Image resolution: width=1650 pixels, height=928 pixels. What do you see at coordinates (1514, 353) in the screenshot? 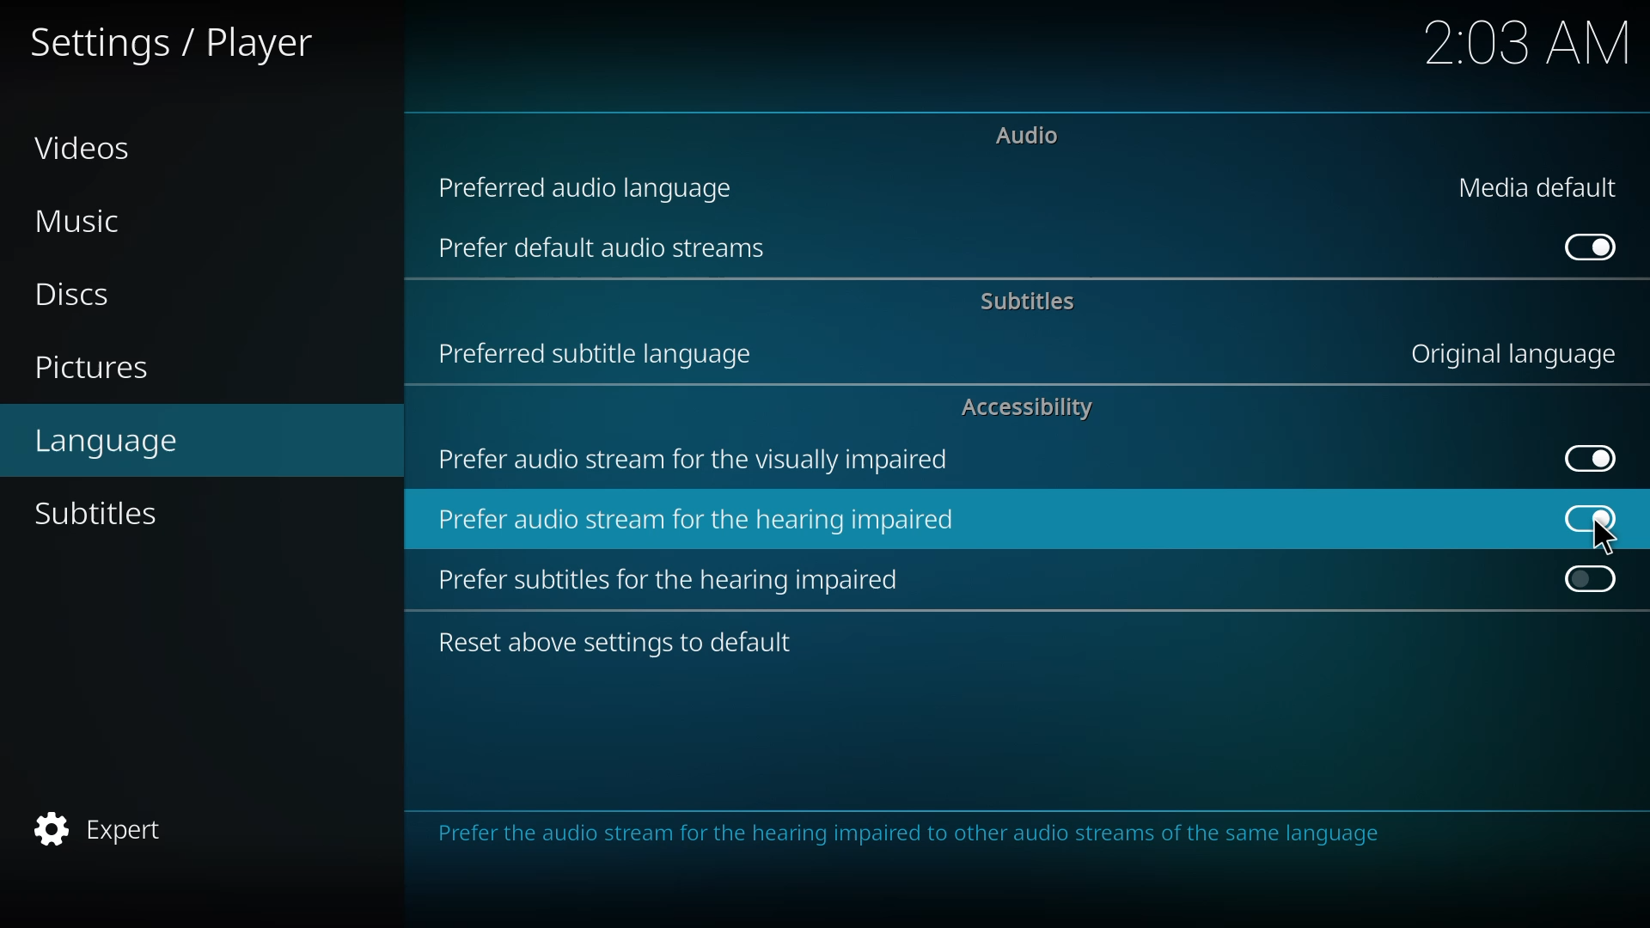
I see `original language` at bounding box center [1514, 353].